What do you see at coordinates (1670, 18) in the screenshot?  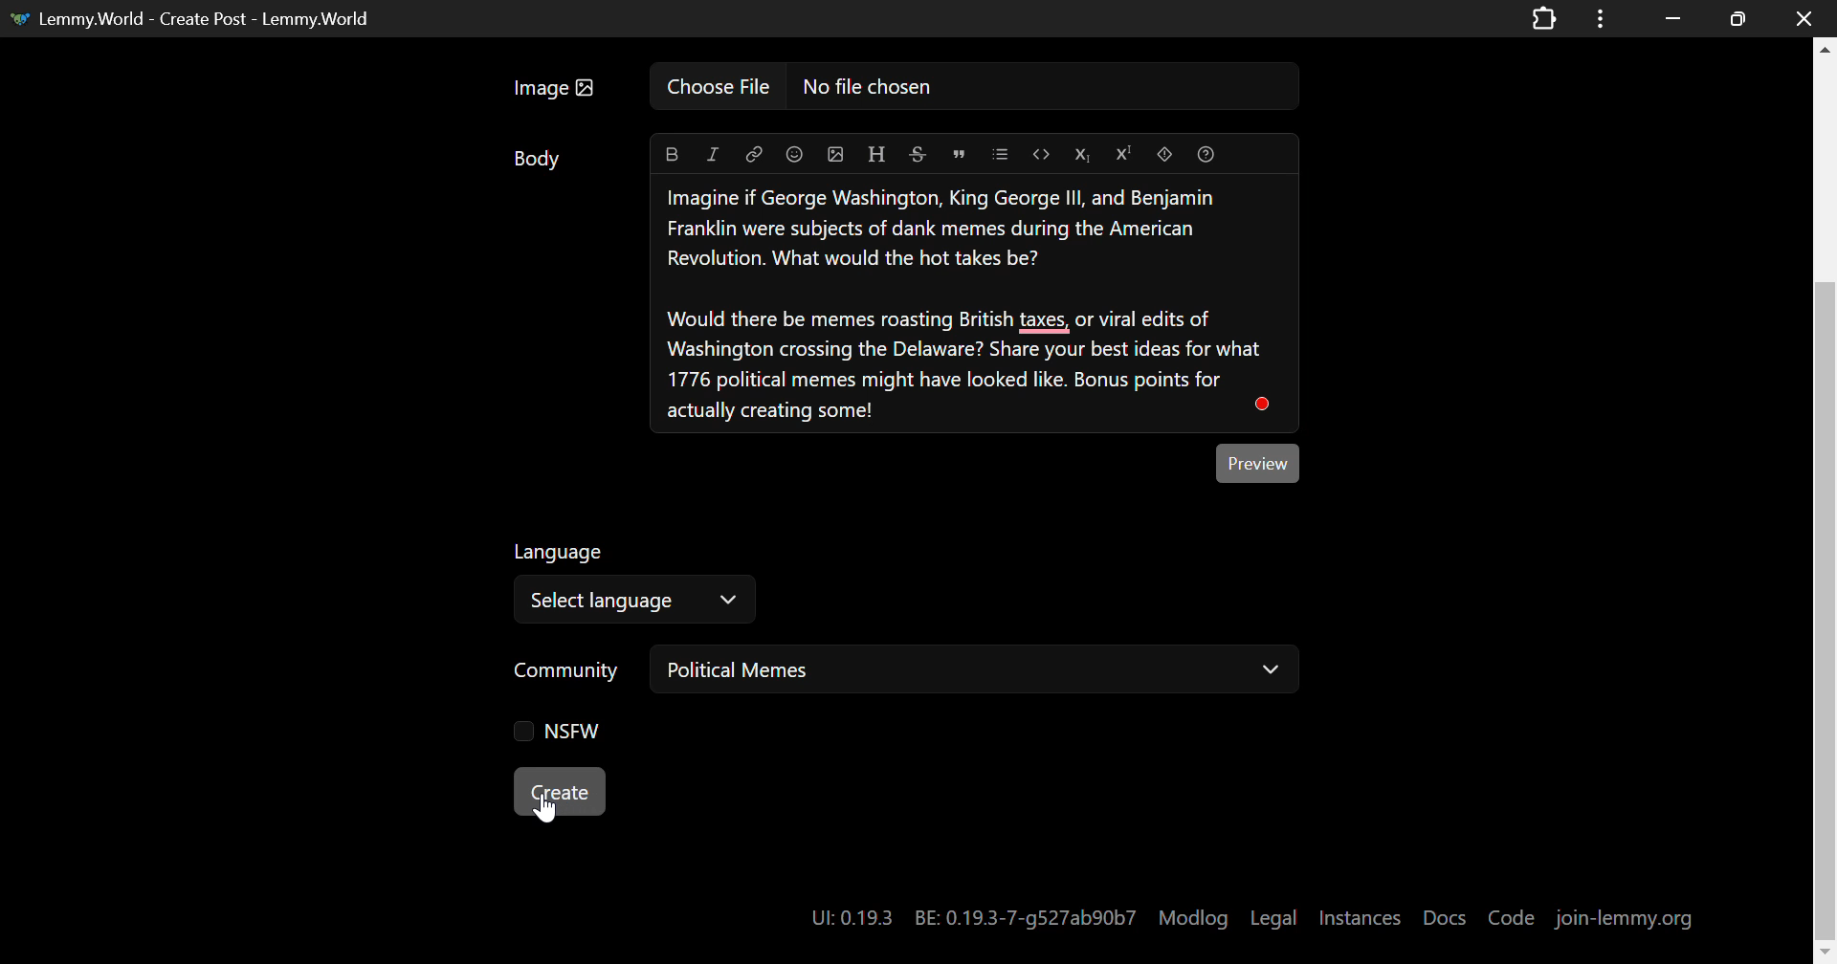 I see `Restore Down` at bounding box center [1670, 18].